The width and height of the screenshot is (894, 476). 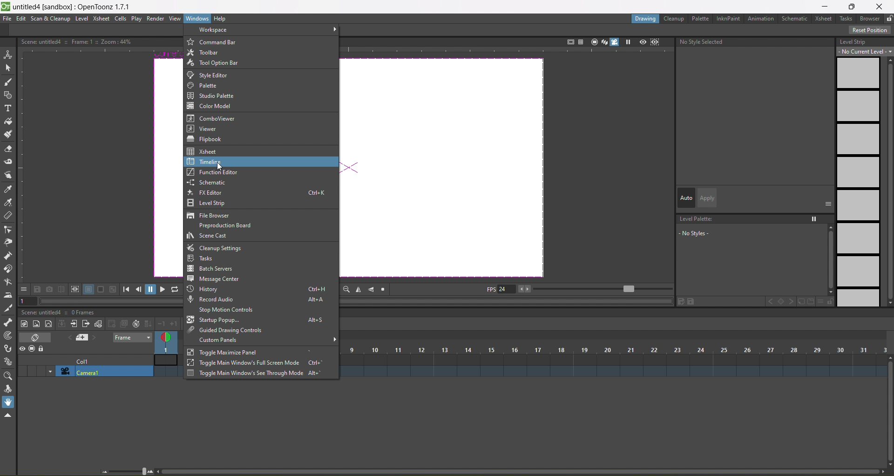 I want to click on add new memo, so click(x=83, y=338).